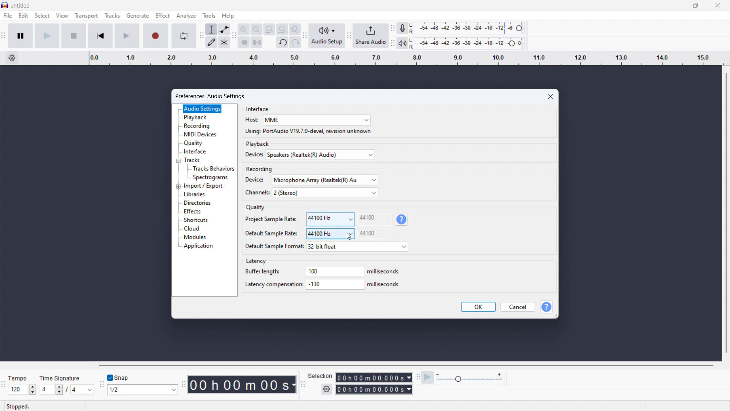 The image size is (730, 411). Describe the element at coordinates (21, 6) in the screenshot. I see `title` at that location.